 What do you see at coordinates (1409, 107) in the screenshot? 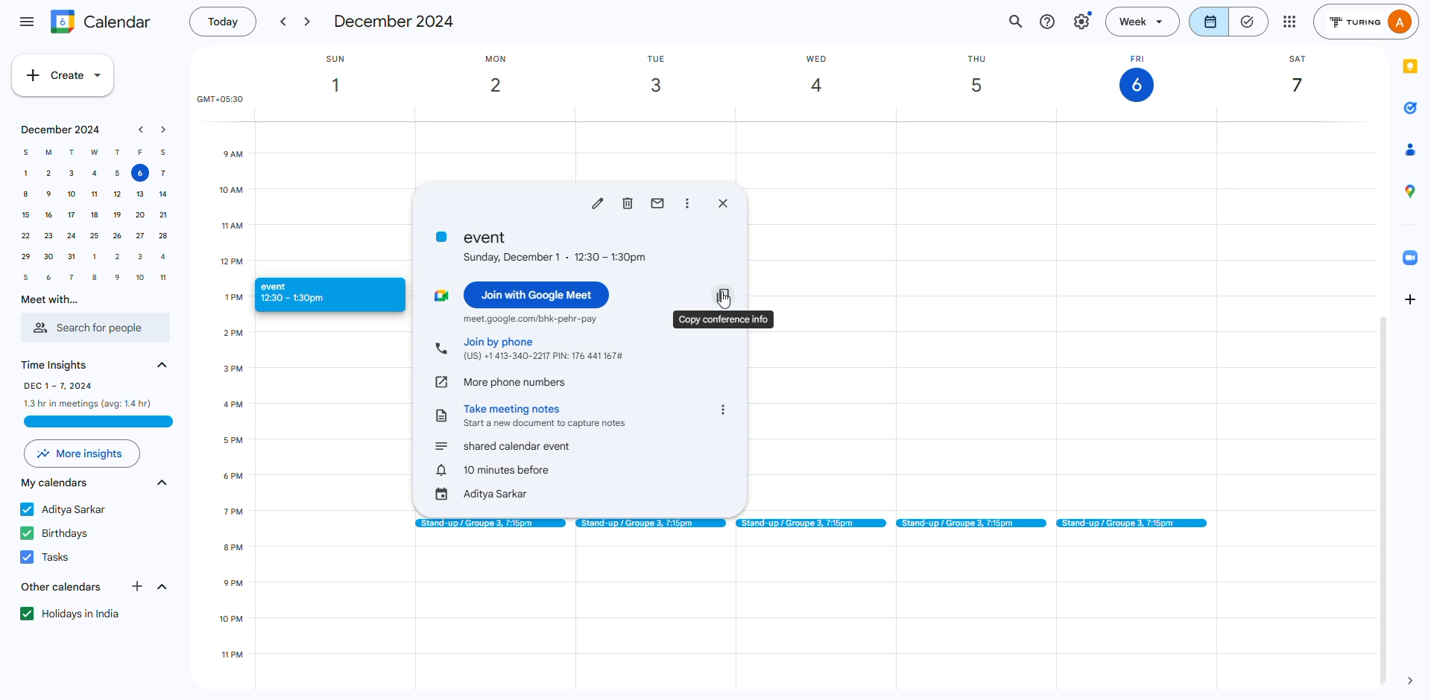
I see `app` at bounding box center [1409, 107].